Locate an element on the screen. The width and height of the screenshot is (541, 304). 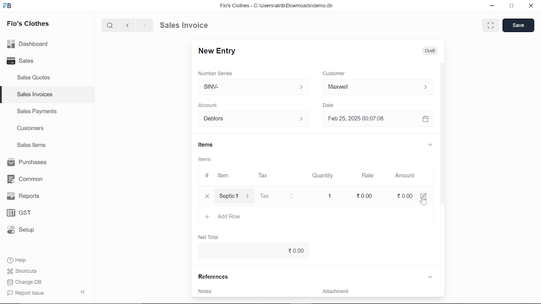
Net Total is located at coordinates (209, 237).